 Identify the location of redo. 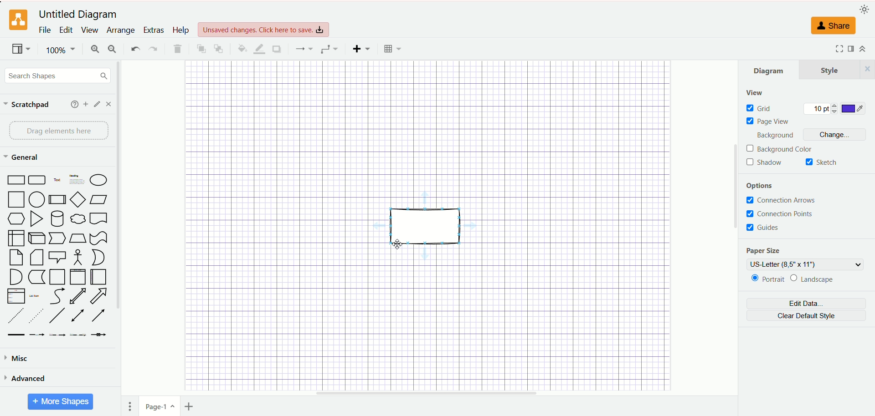
(153, 49).